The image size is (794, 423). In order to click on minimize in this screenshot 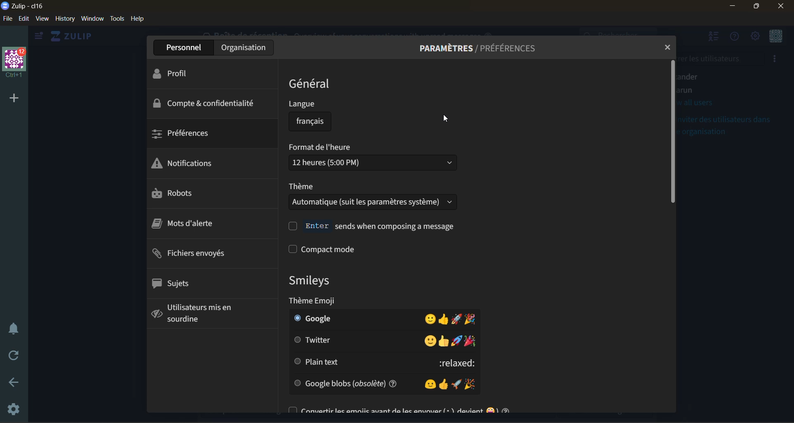, I will do `click(732, 6)`.